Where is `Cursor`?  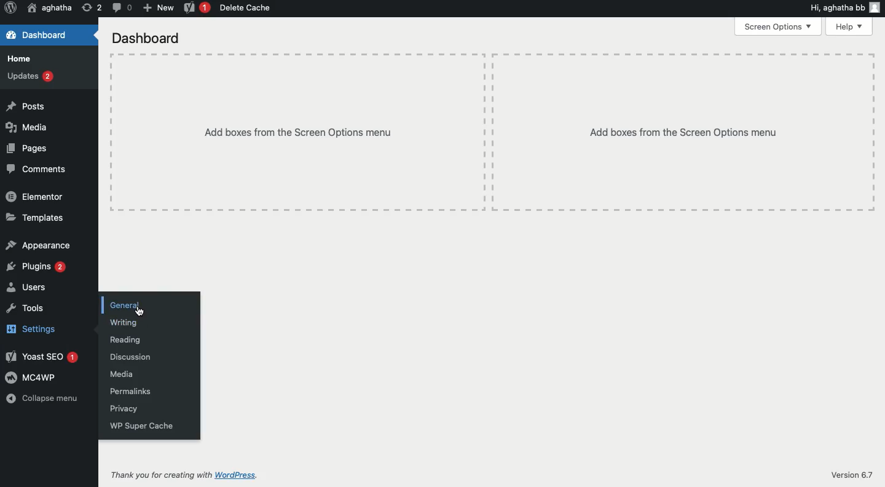 Cursor is located at coordinates (139, 312).